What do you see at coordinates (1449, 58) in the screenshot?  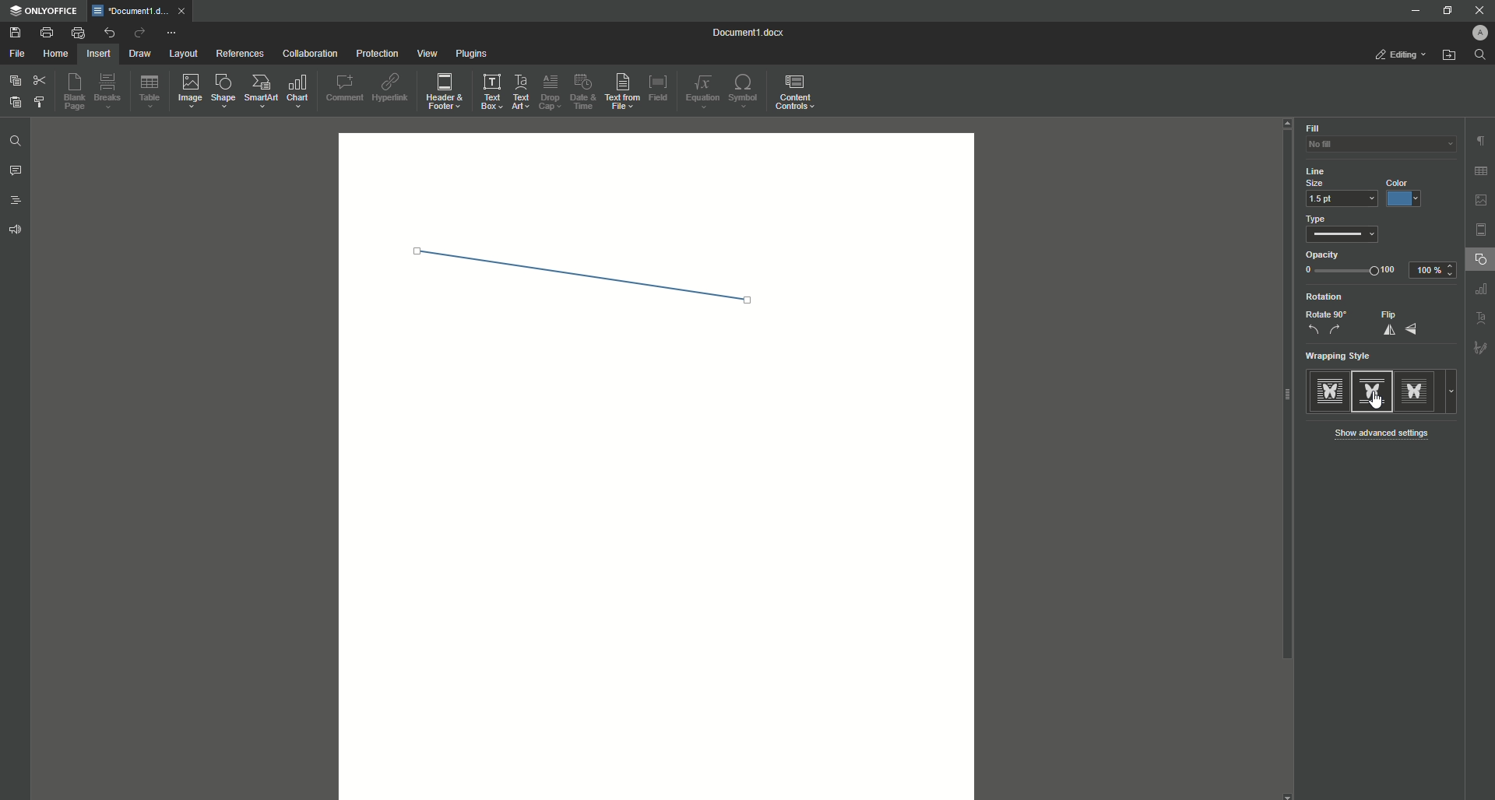 I see `Open From File` at bounding box center [1449, 58].